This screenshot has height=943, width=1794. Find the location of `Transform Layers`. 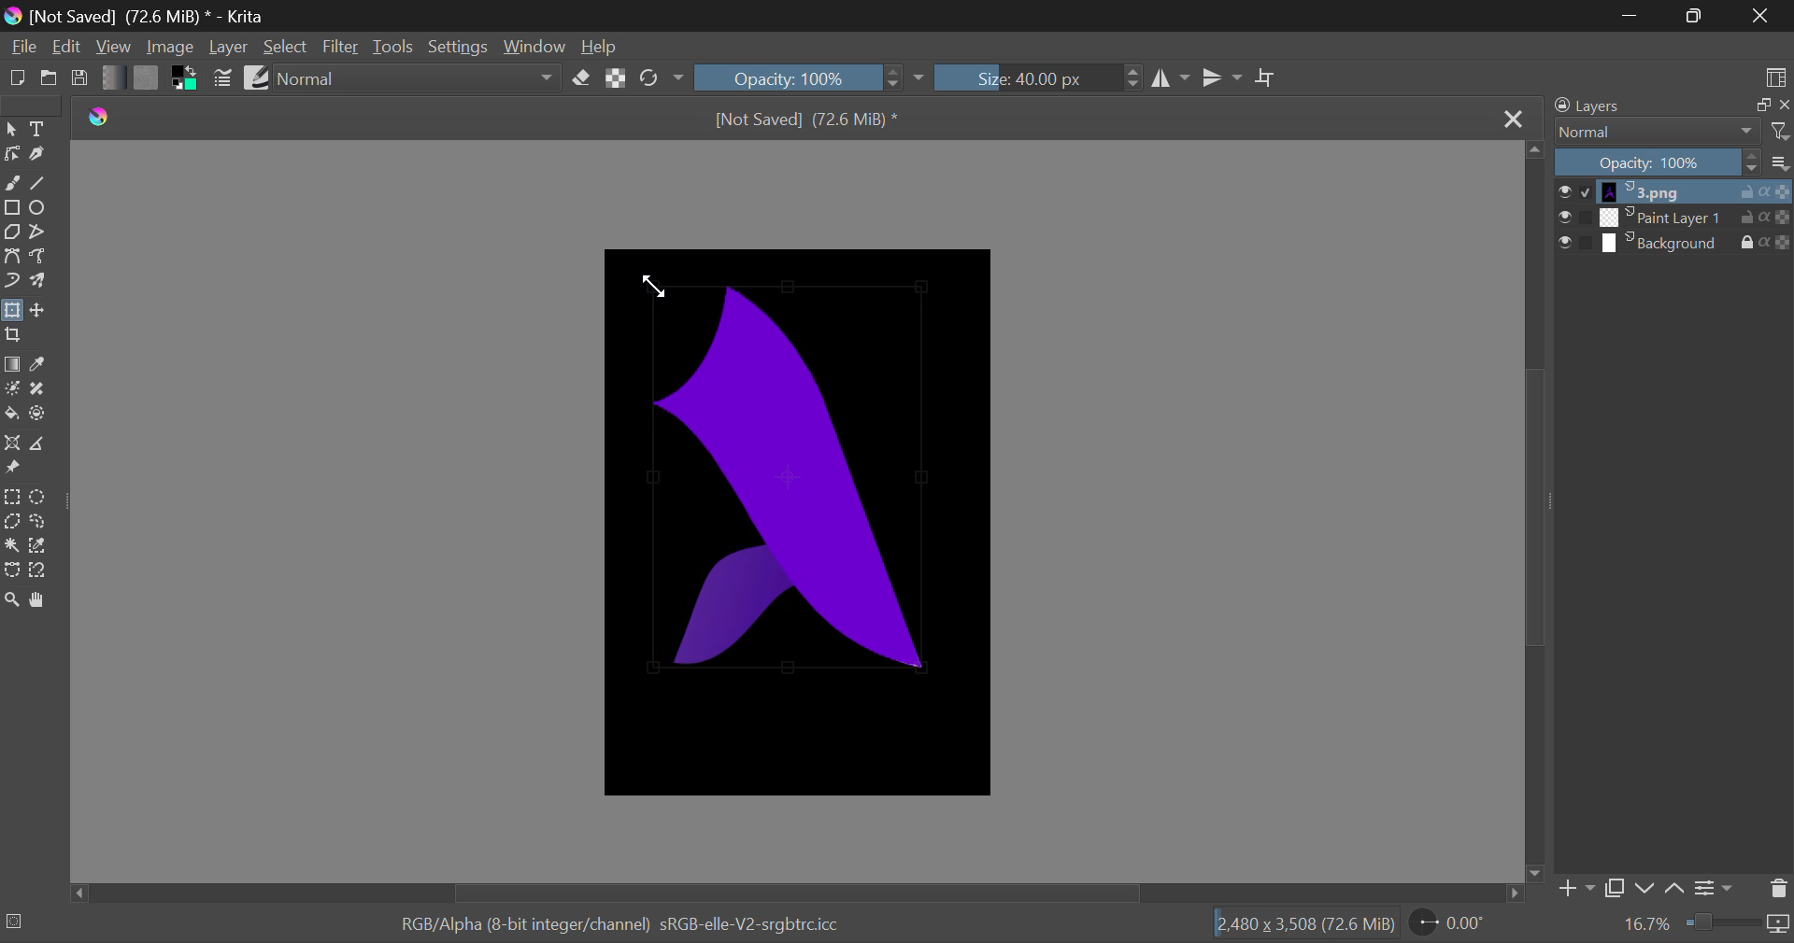

Transform Layers is located at coordinates (12, 313).